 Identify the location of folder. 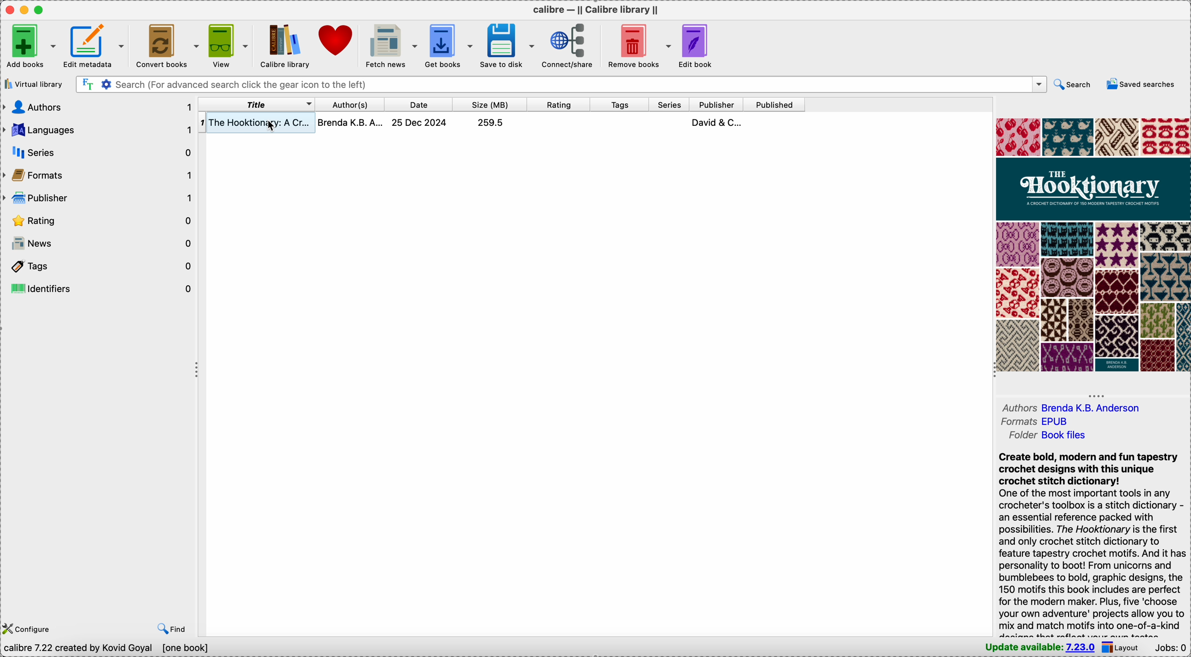
(1050, 436).